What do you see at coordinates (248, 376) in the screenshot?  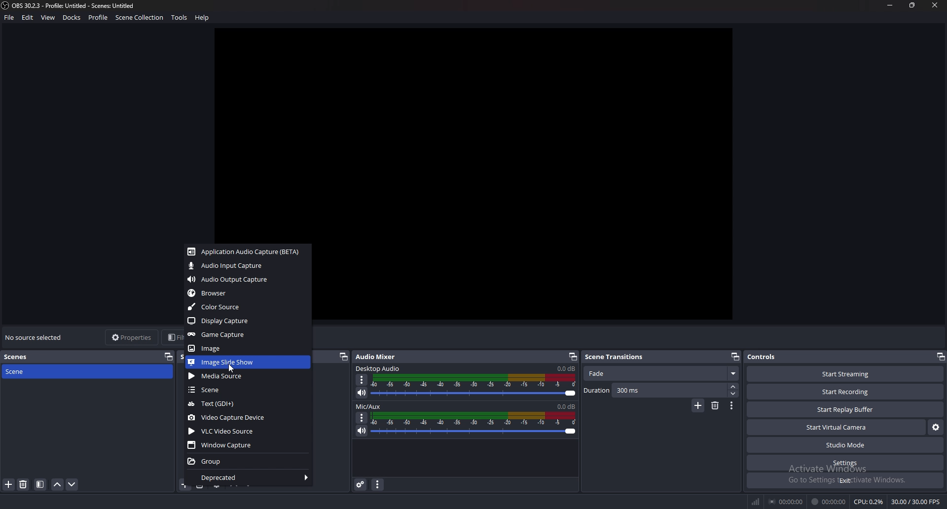 I see `media source` at bounding box center [248, 376].